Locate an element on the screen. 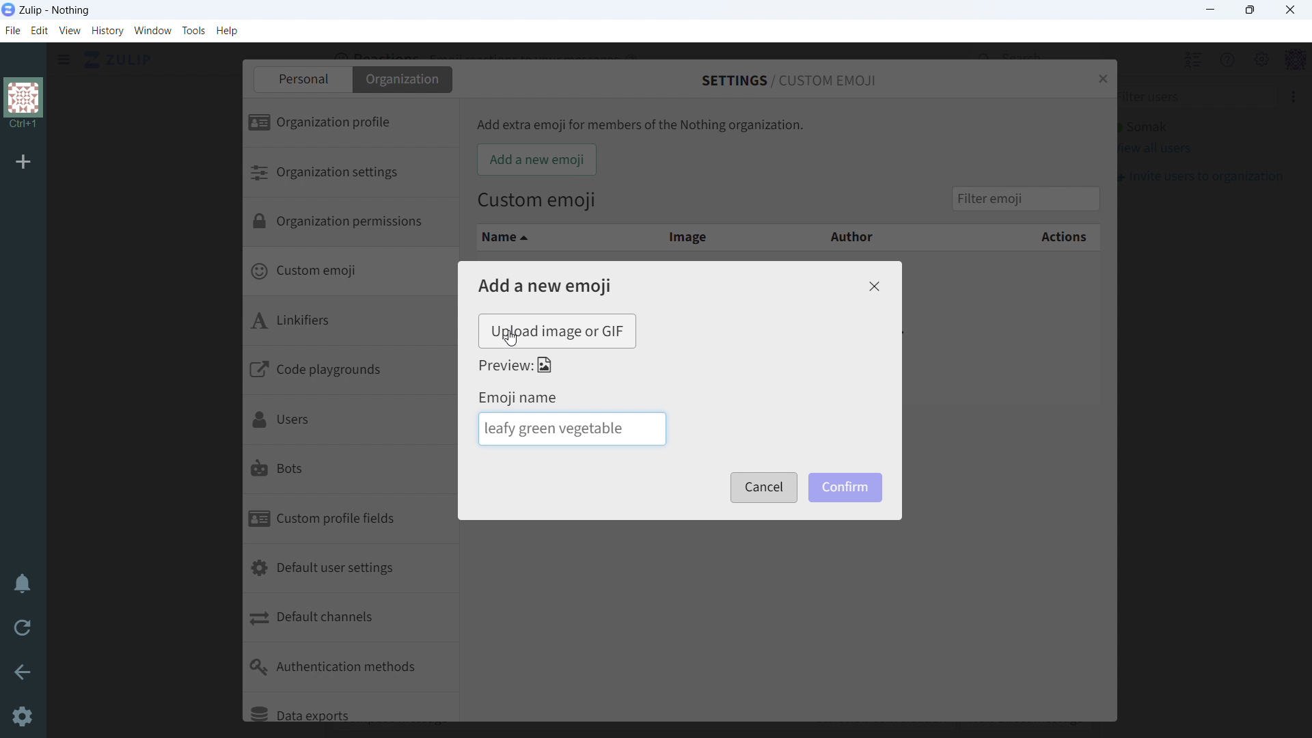 Image resolution: width=1312 pixels, height=738 pixels. invite users is located at coordinates (1279, 97).